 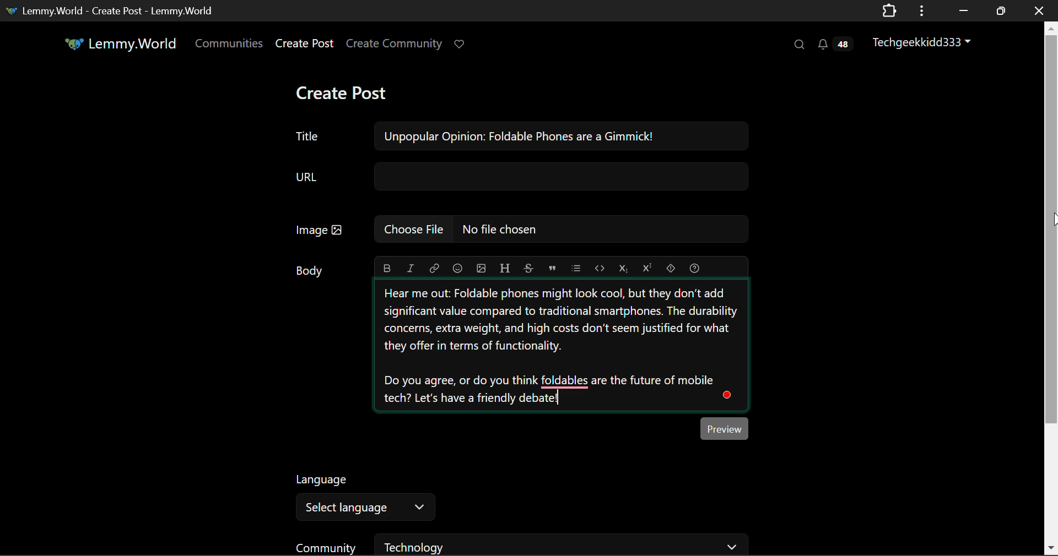 What do you see at coordinates (341, 94) in the screenshot?
I see `Create Post` at bounding box center [341, 94].